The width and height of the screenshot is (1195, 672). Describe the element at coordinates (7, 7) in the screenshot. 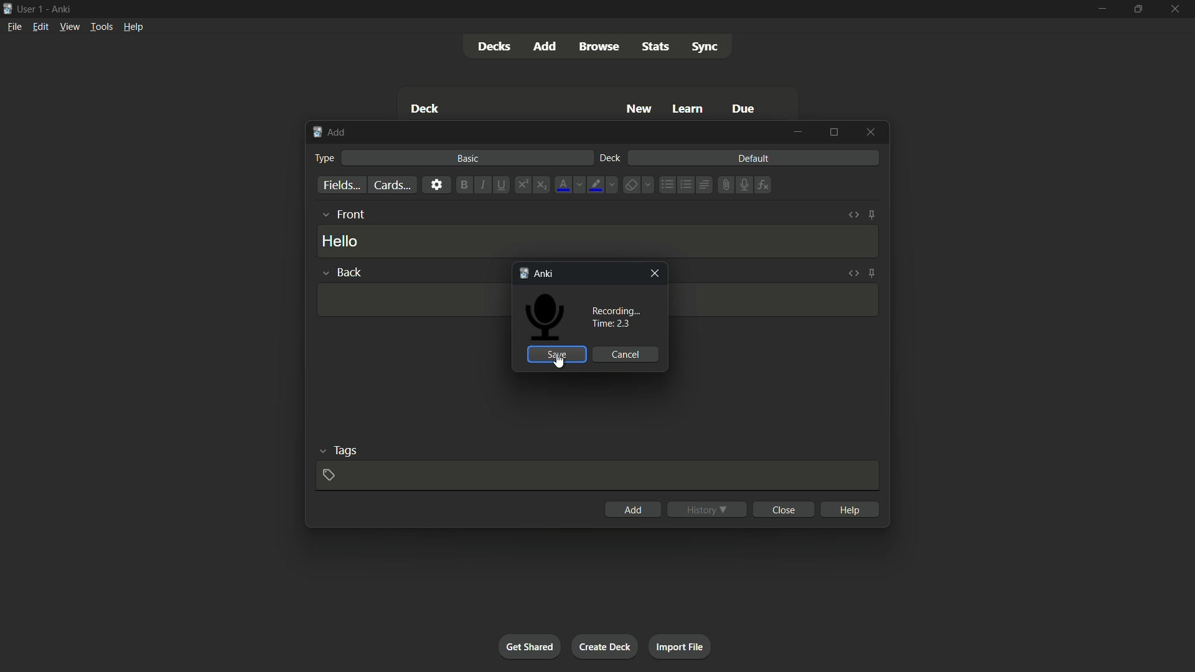

I see `app icon` at that location.